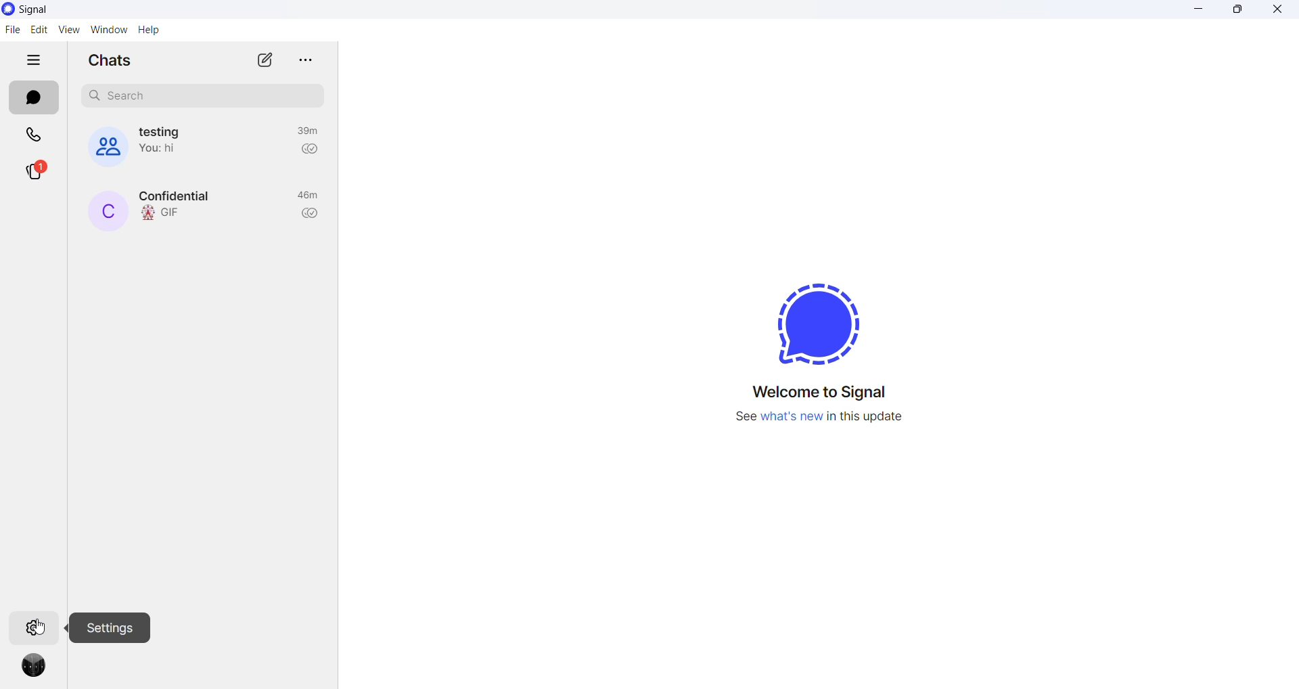 This screenshot has width=1299, height=689. What do you see at coordinates (164, 131) in the screenshot?
I see `group name` at bounding box center [164, 131].